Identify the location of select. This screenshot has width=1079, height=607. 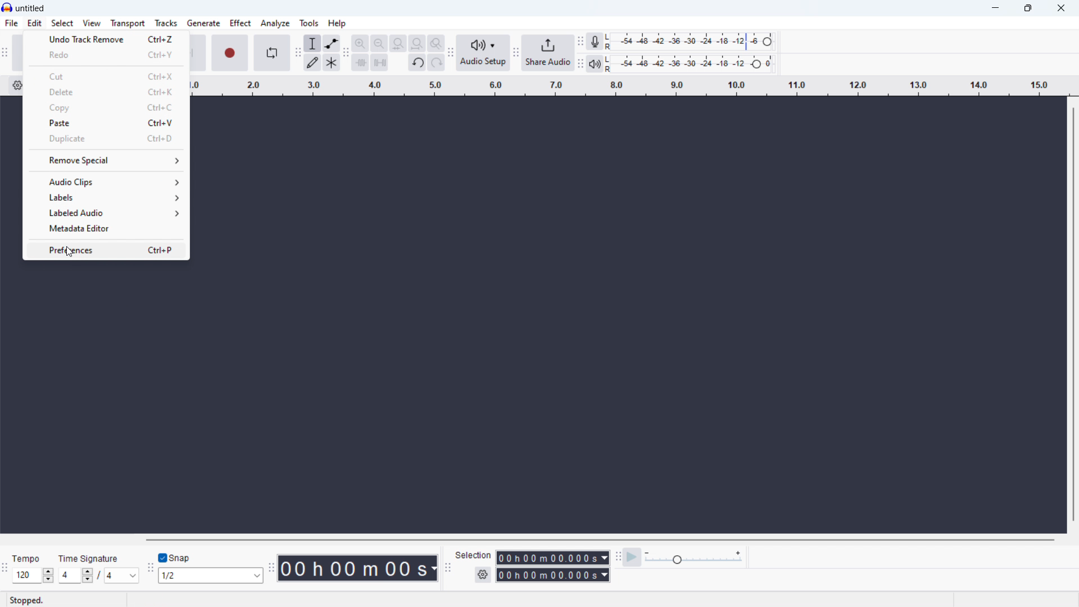
(62, 23).